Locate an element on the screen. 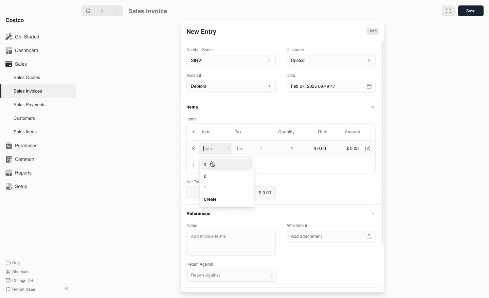 This screenshot has height=298, width=489. Sales Quotes is located at coordinates (28, 77).